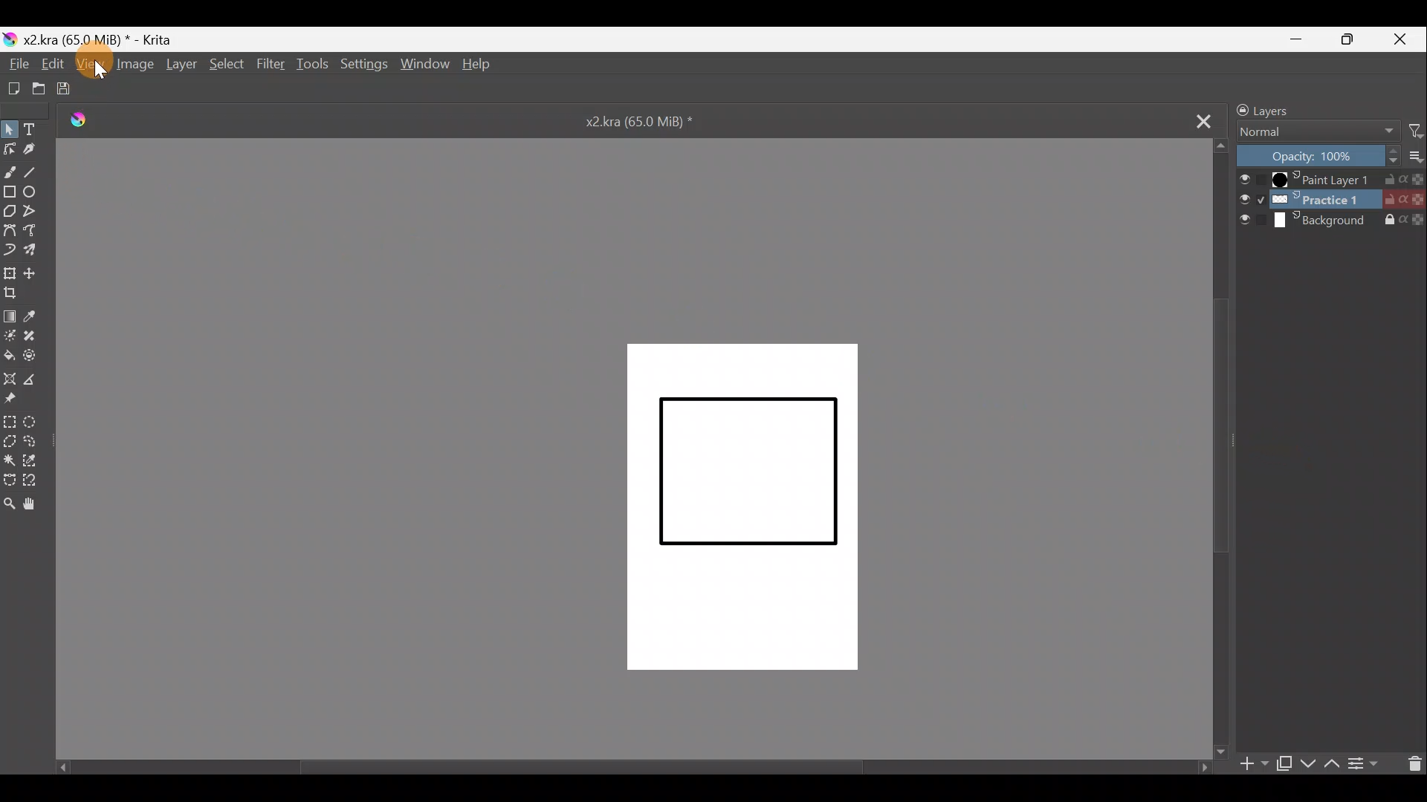 The width and height of the screenshot is (1427, 802). I want to click on More, so click(1418, 157).